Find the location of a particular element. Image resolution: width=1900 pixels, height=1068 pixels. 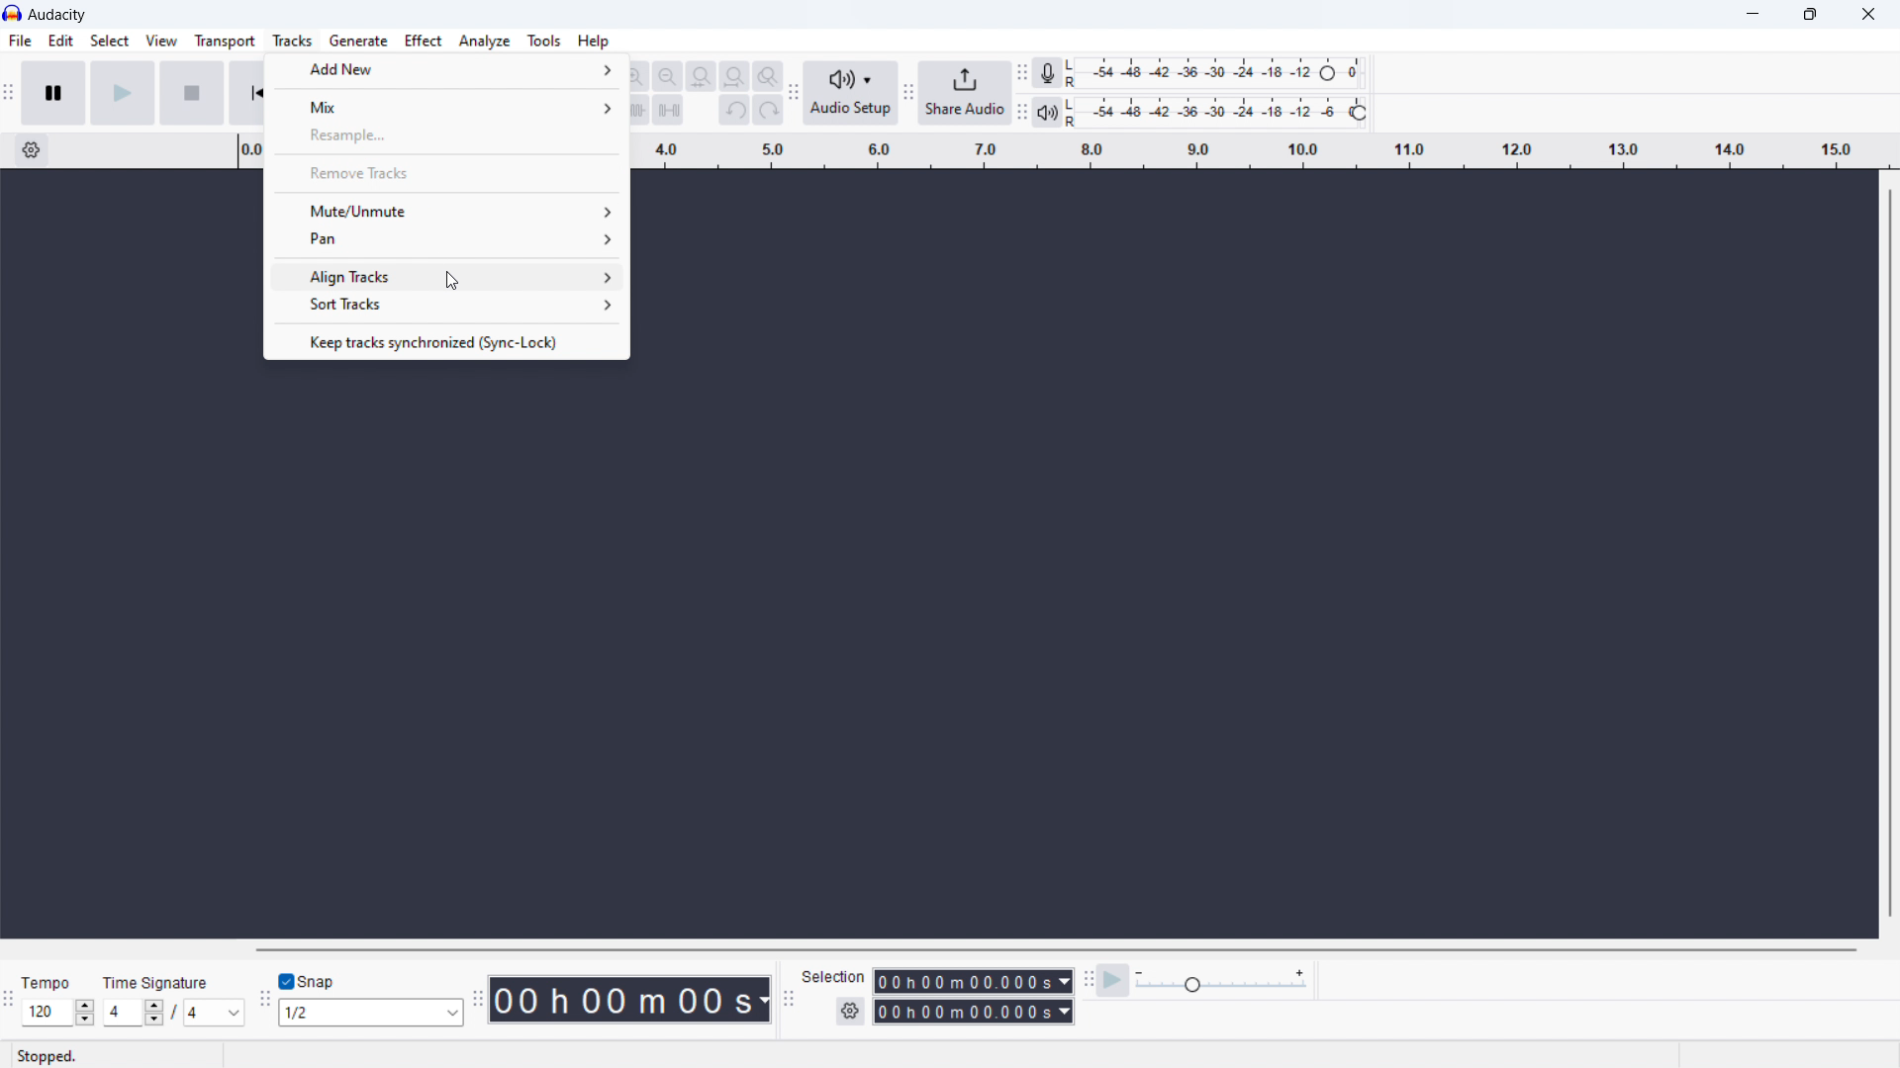

transport toolbar is located at coordinates (10, 94).